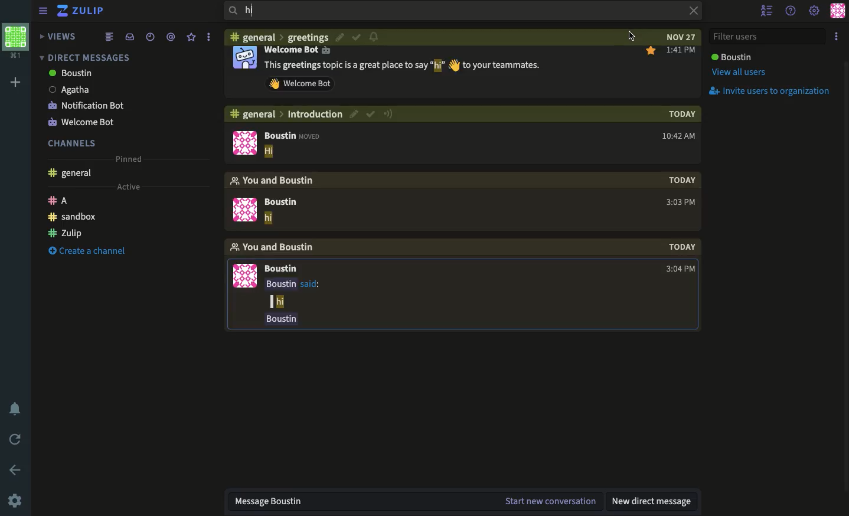  Describe the element at coordinates (388, 114) in the screenshot. I see `active status` at that location.